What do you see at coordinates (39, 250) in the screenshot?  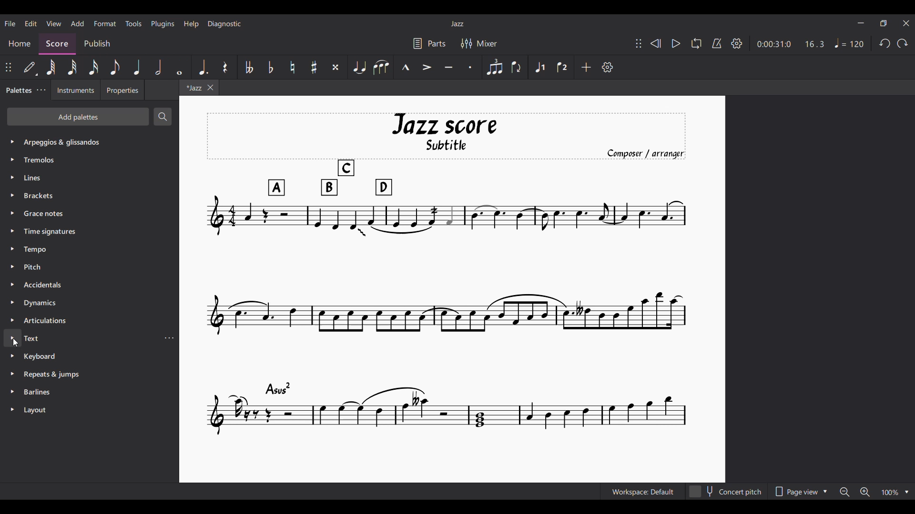 I see `` at bounding box center [39, 250].